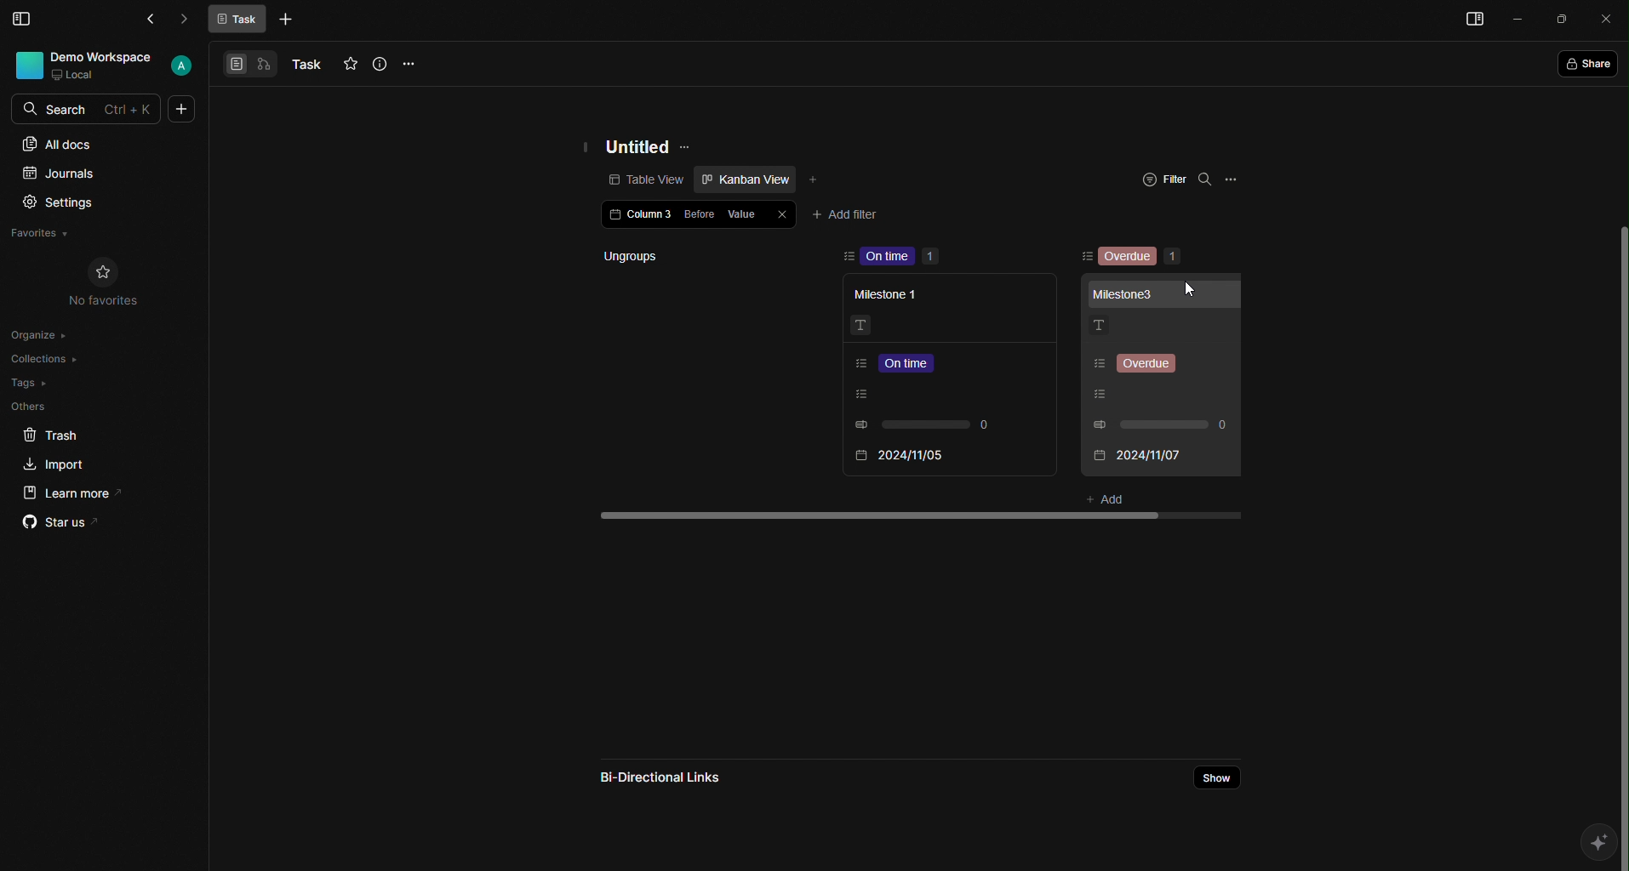  I want to click on 0, so click(926, 426).